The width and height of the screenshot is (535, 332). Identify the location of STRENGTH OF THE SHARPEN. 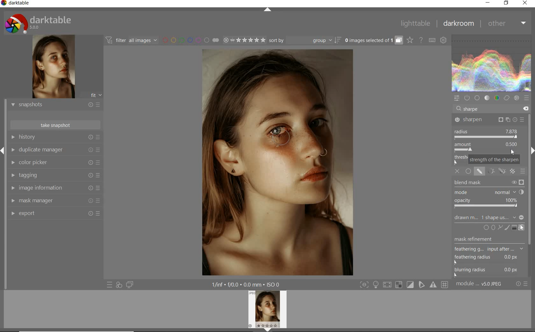
(494, 160).